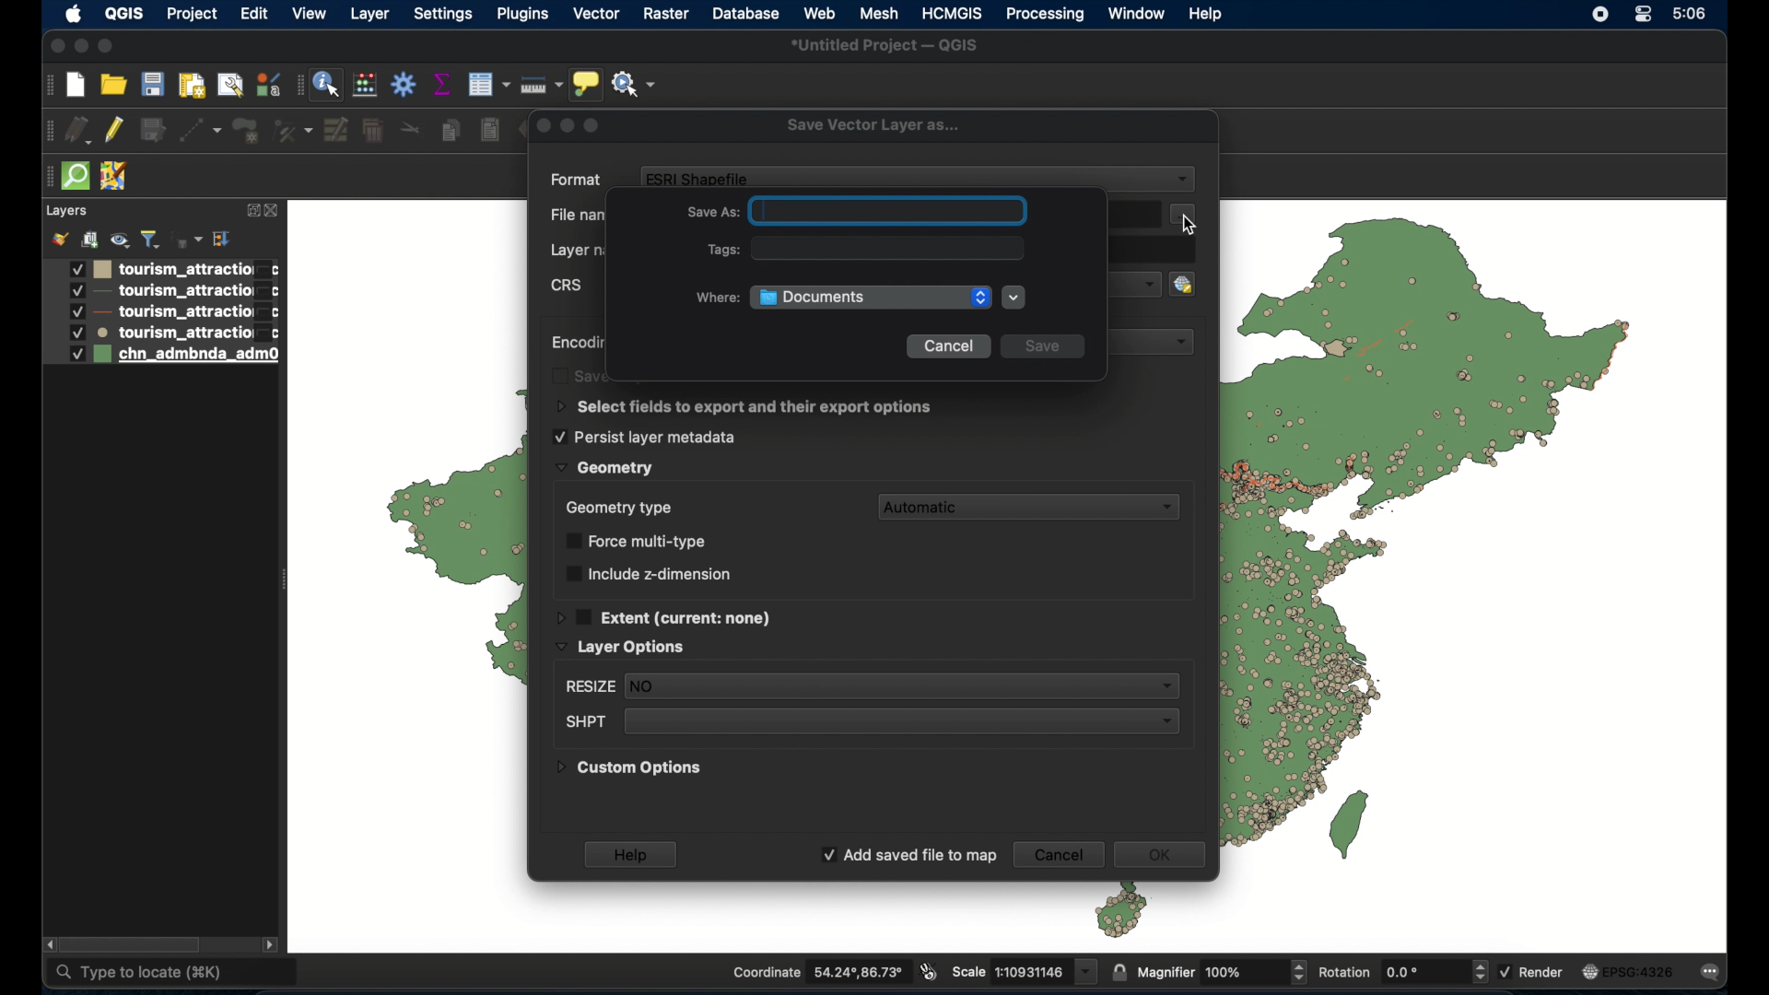 Image resolution: width=1769 pixels, height=995 pixels. Describe the element at coordinates (298, 85) in the screenshot. I see `drag handle` at that location.